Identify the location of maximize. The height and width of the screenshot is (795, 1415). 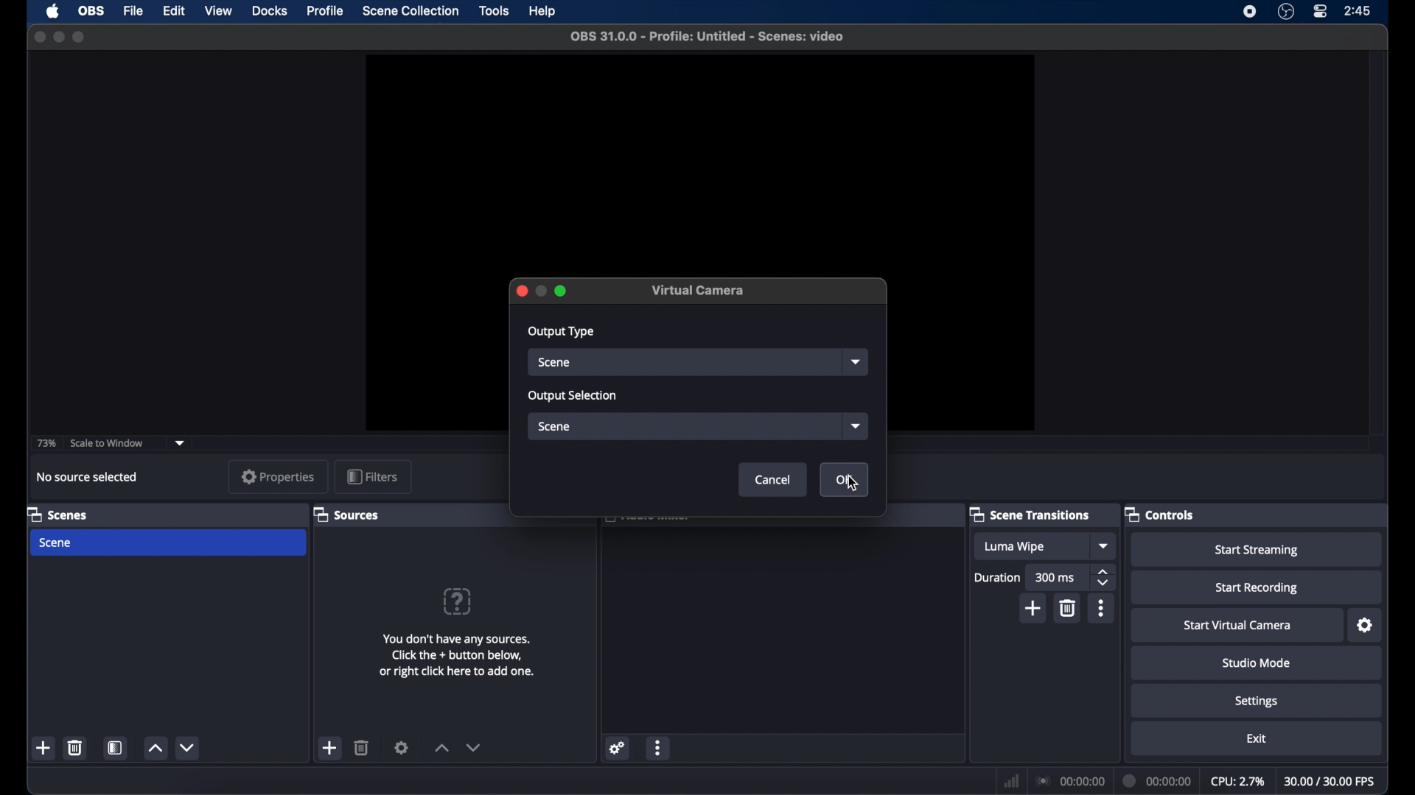
(562, 291).